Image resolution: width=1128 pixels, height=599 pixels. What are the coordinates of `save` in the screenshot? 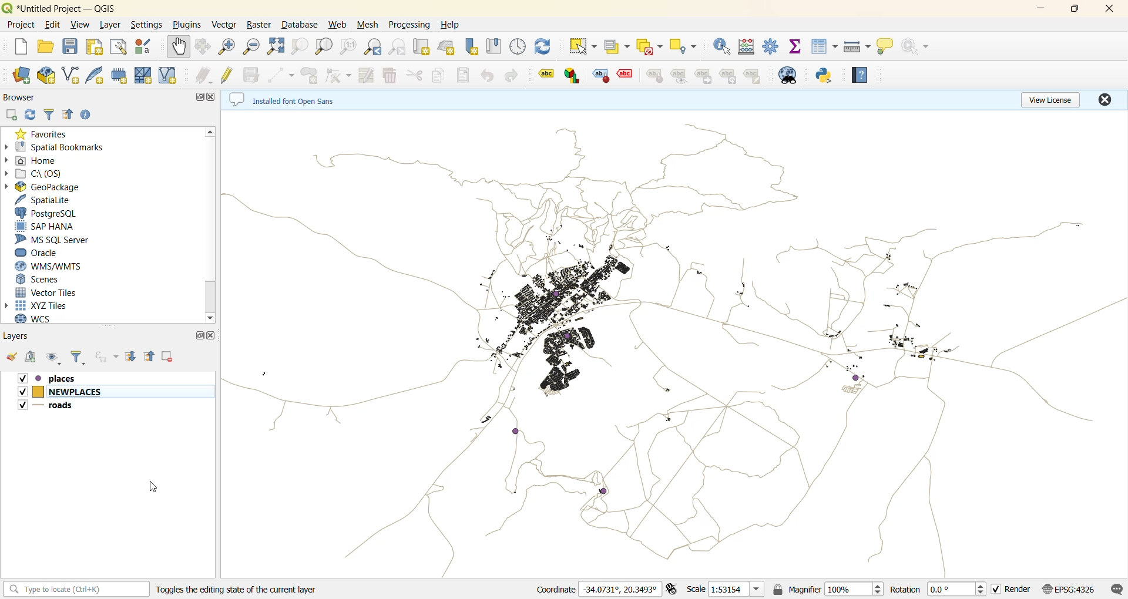 It's located at (70, 49).